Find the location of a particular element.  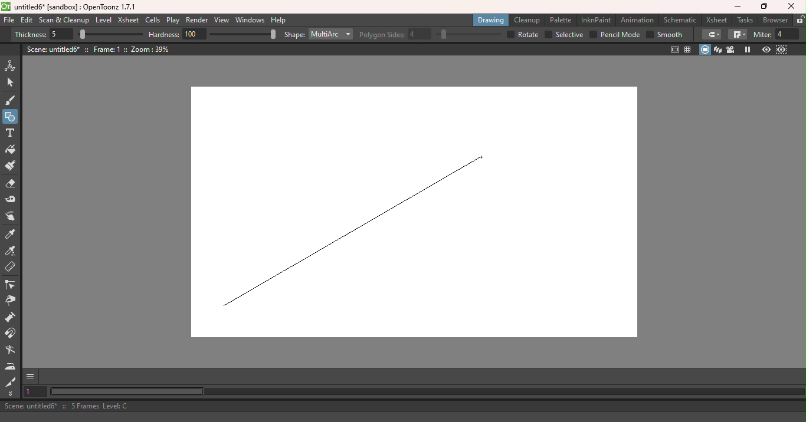

Preview is located at coordinates (766, 50).